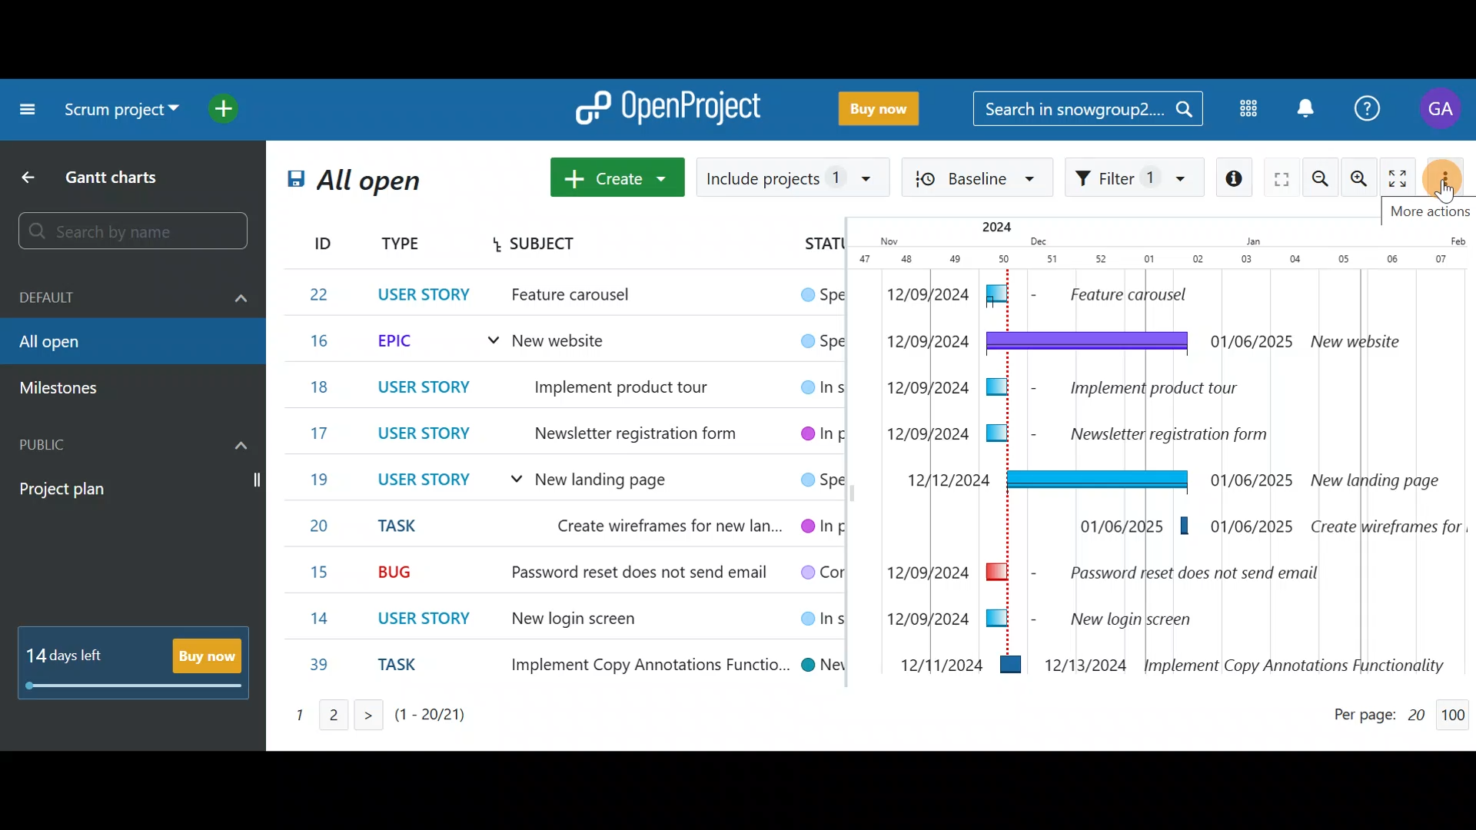 The image size is (1476, 830). I want to click on 18, so click(318, 388).